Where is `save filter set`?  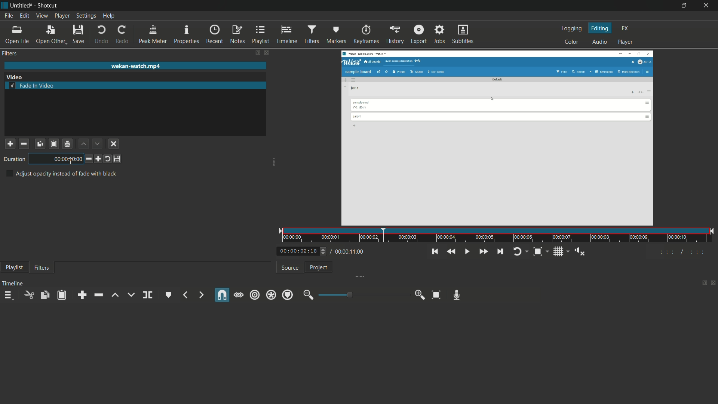 save filter set is located at coordinates (68, 144).